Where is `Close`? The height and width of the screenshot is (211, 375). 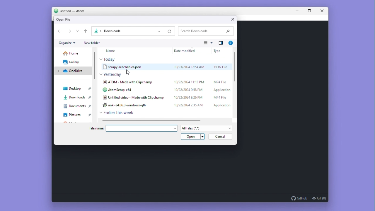
Close is located at coordinates (233, 19).